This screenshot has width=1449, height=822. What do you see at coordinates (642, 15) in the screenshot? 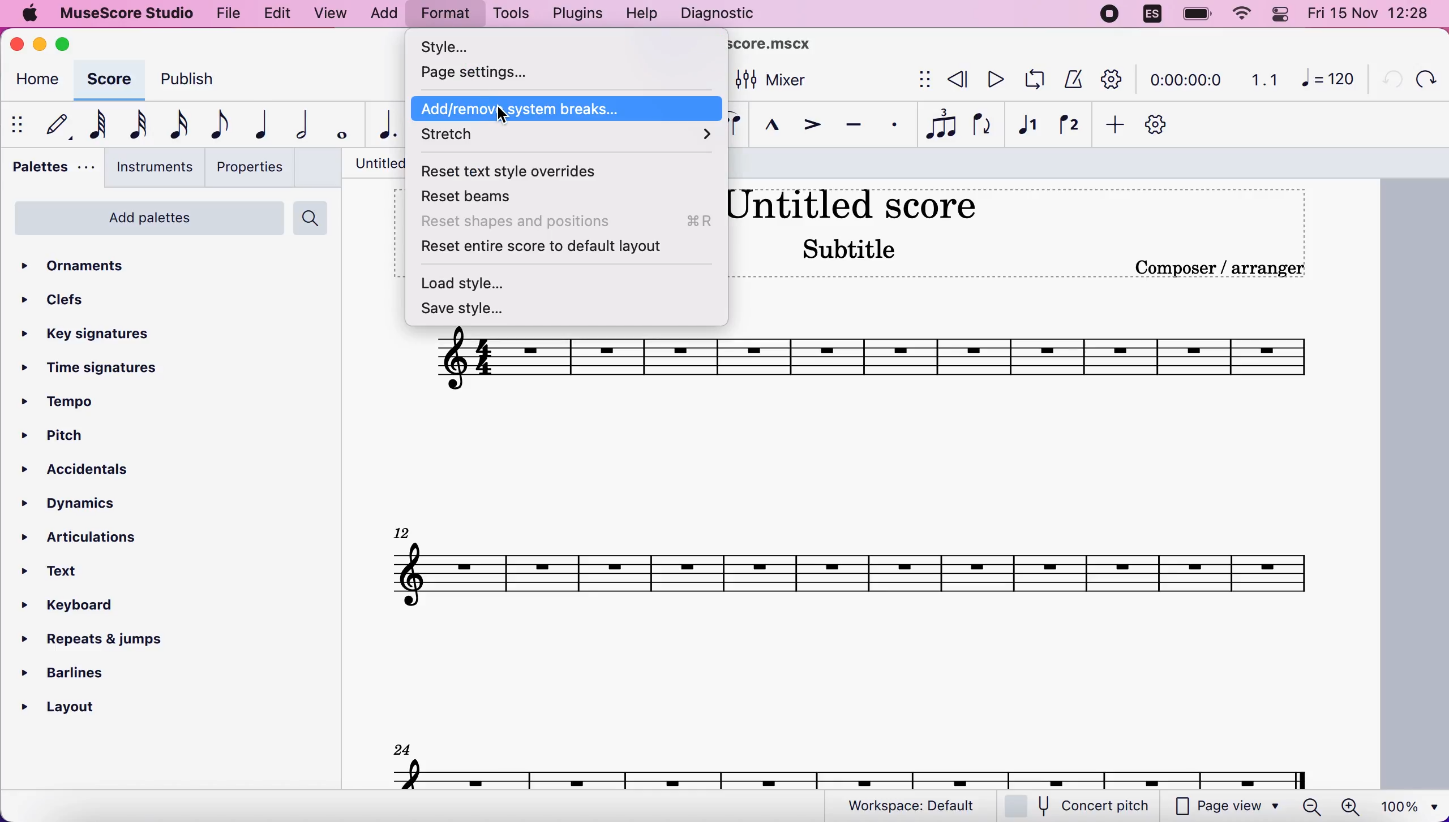
I see `help` at bounding box center [642, 15].